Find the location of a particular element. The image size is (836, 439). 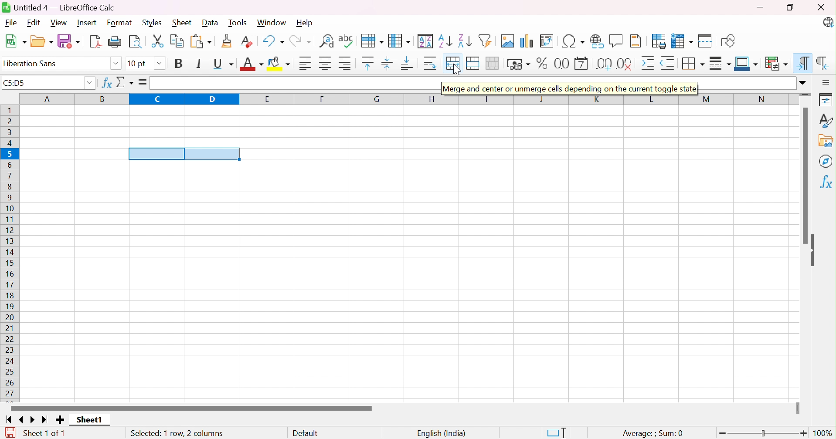

Center Vertically is located at coordinates (388, 63).